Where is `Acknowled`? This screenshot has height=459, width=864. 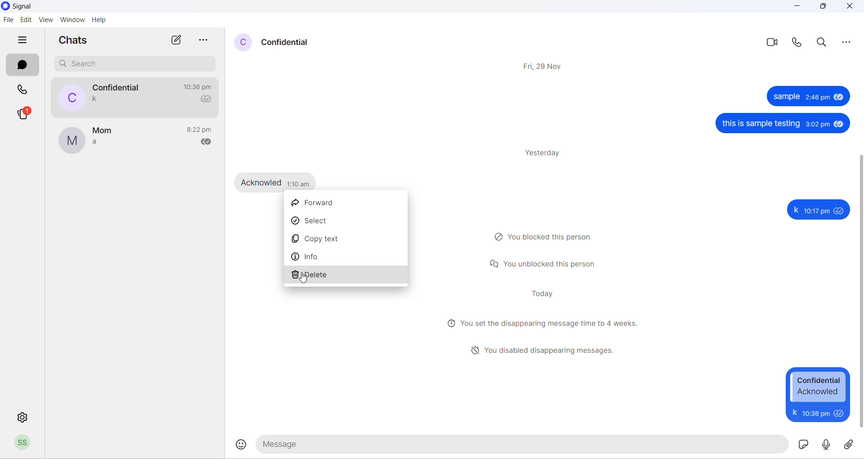 Acknowled is located at coordinates (261, 182).